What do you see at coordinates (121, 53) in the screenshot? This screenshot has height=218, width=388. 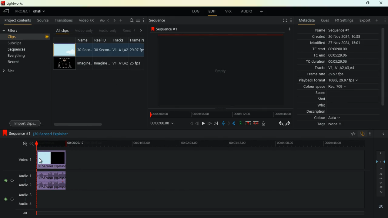 I see `tracks` at bounding box center [121, 53].